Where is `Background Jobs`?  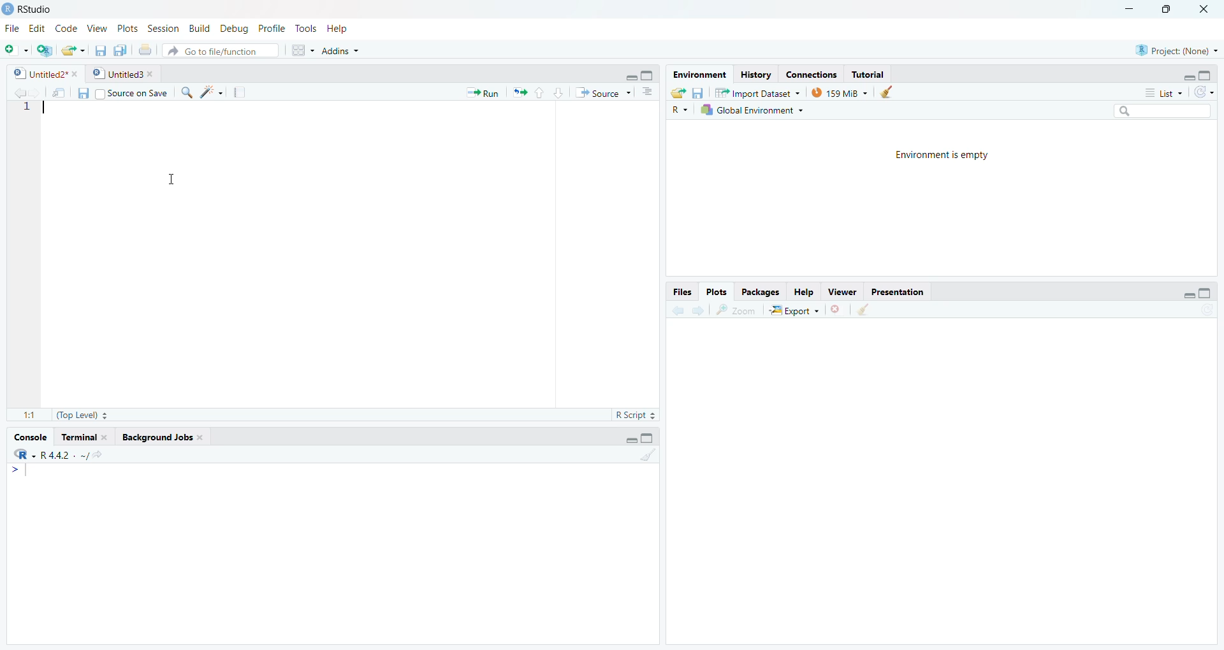 Background Jobs is located at coordinates (162, 438).